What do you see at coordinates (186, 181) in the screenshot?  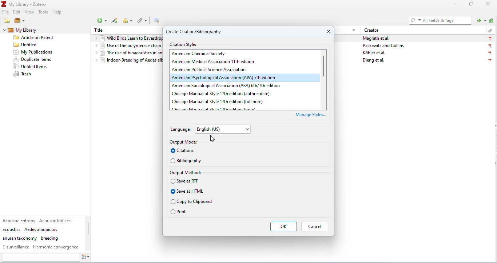 I see `save as RTF` at bounding box center [186, 181].